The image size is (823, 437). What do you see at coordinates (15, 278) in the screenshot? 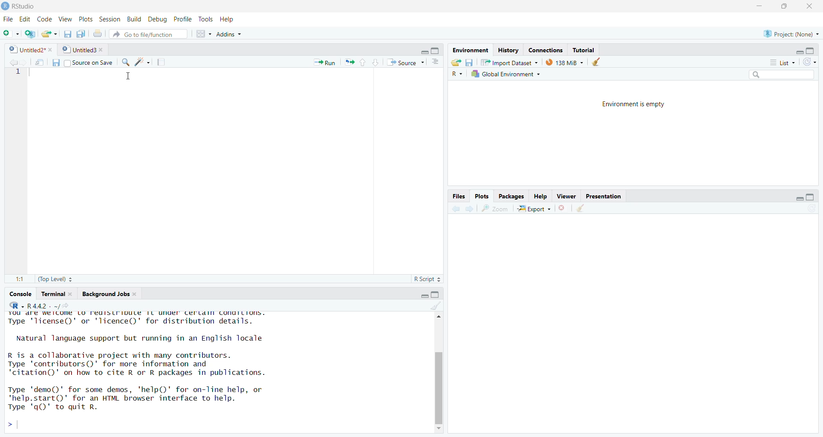
I see `11:11` at bounding box center [15, 278].